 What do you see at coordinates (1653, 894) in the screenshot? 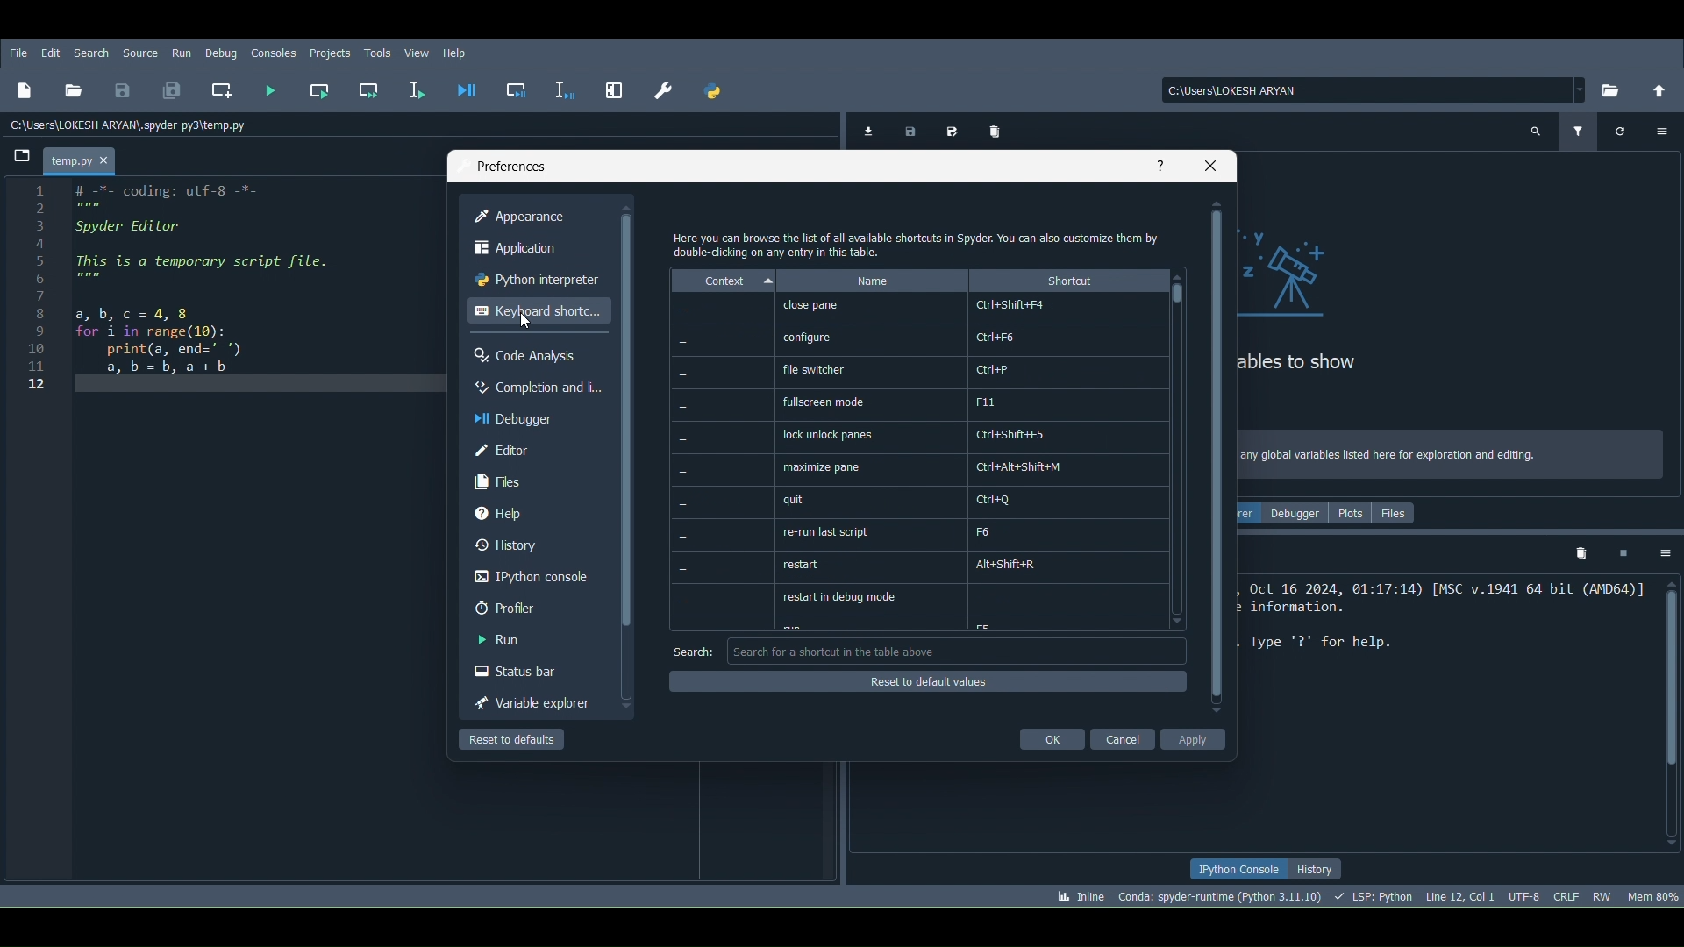
I see `Global memory usage` at bounding box center [1653, 894].